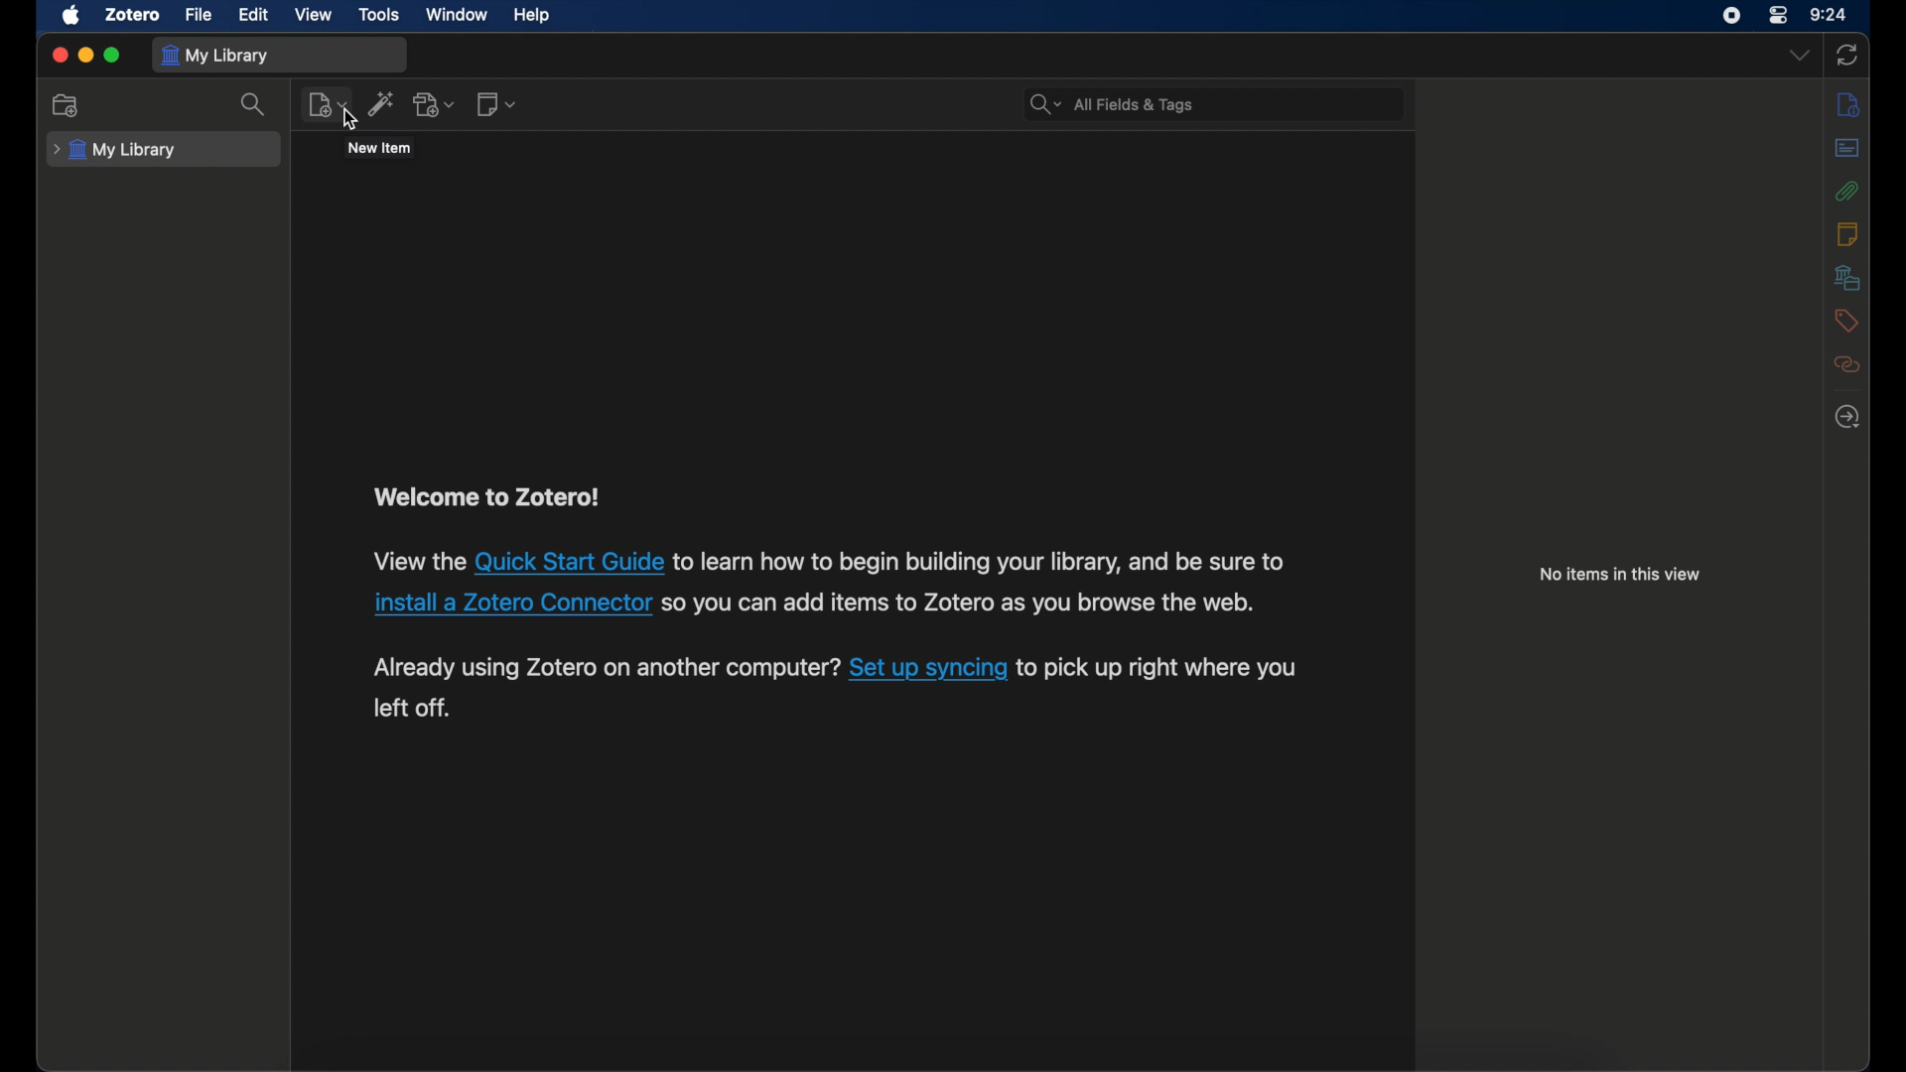 The width and height of the screenshot is (1906, 1072). I want to click on related, so click(1847, 364).